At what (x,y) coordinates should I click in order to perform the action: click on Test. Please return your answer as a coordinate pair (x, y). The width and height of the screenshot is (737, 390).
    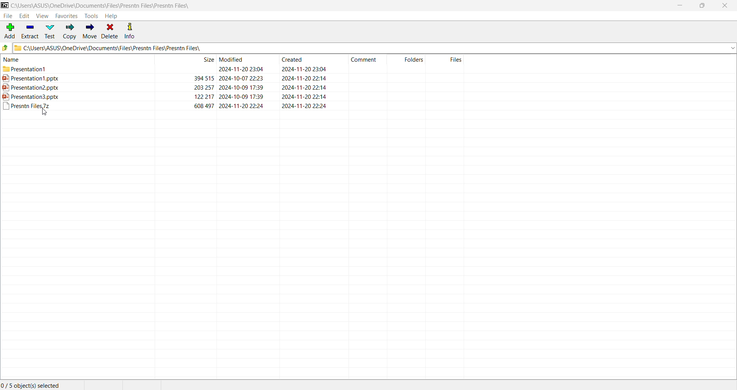
    Looking at the image, I should click on (51, 31).